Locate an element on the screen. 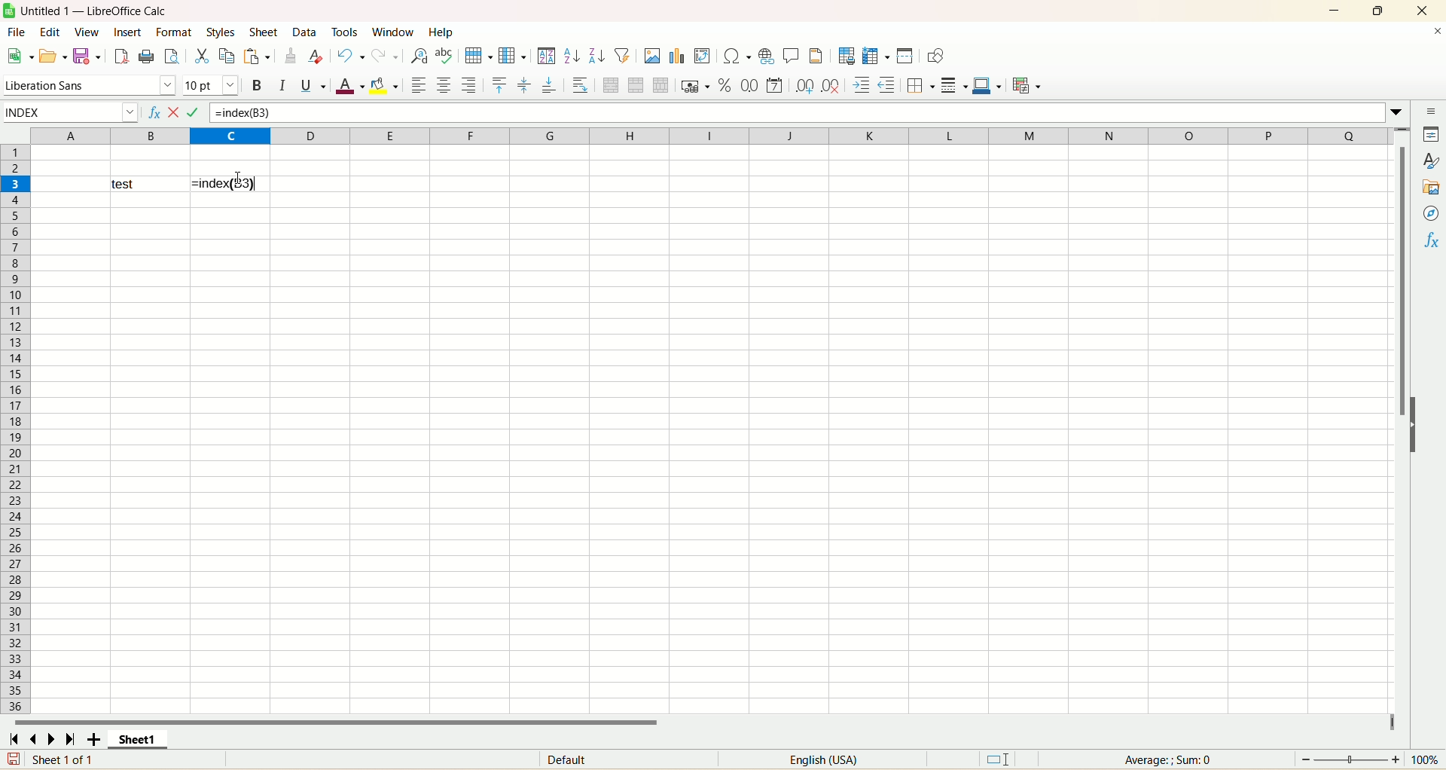 The width and height of the screenshot is (1446, 770). merge is located at coordinates (636, 85).